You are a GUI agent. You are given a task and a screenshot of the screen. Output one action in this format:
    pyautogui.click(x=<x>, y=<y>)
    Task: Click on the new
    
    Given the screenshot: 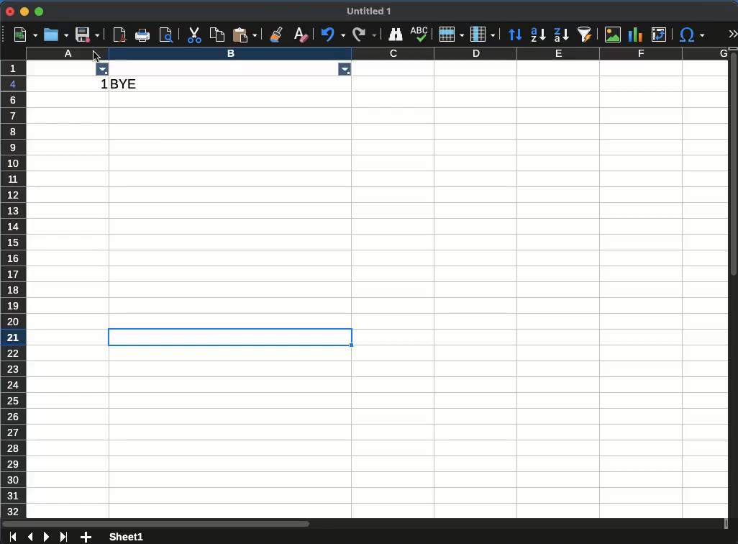 What is the action you would take?
    pyautogui.click(x=26, y=34)
    